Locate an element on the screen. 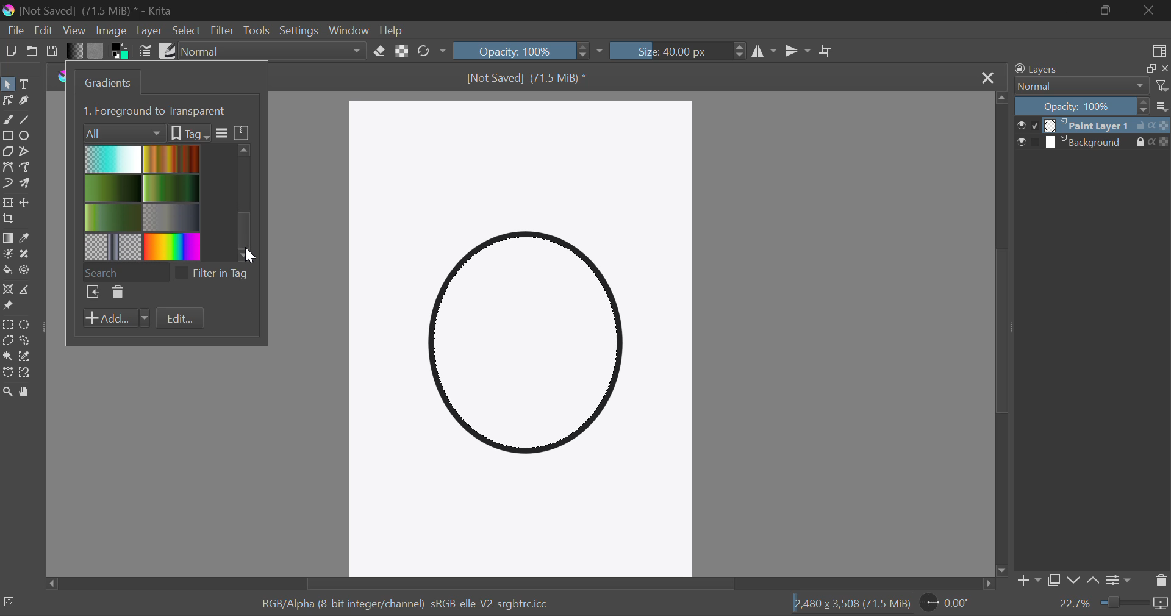 This screenshot has height=616, width=1171. cursor is located at coordinates (251, 257).